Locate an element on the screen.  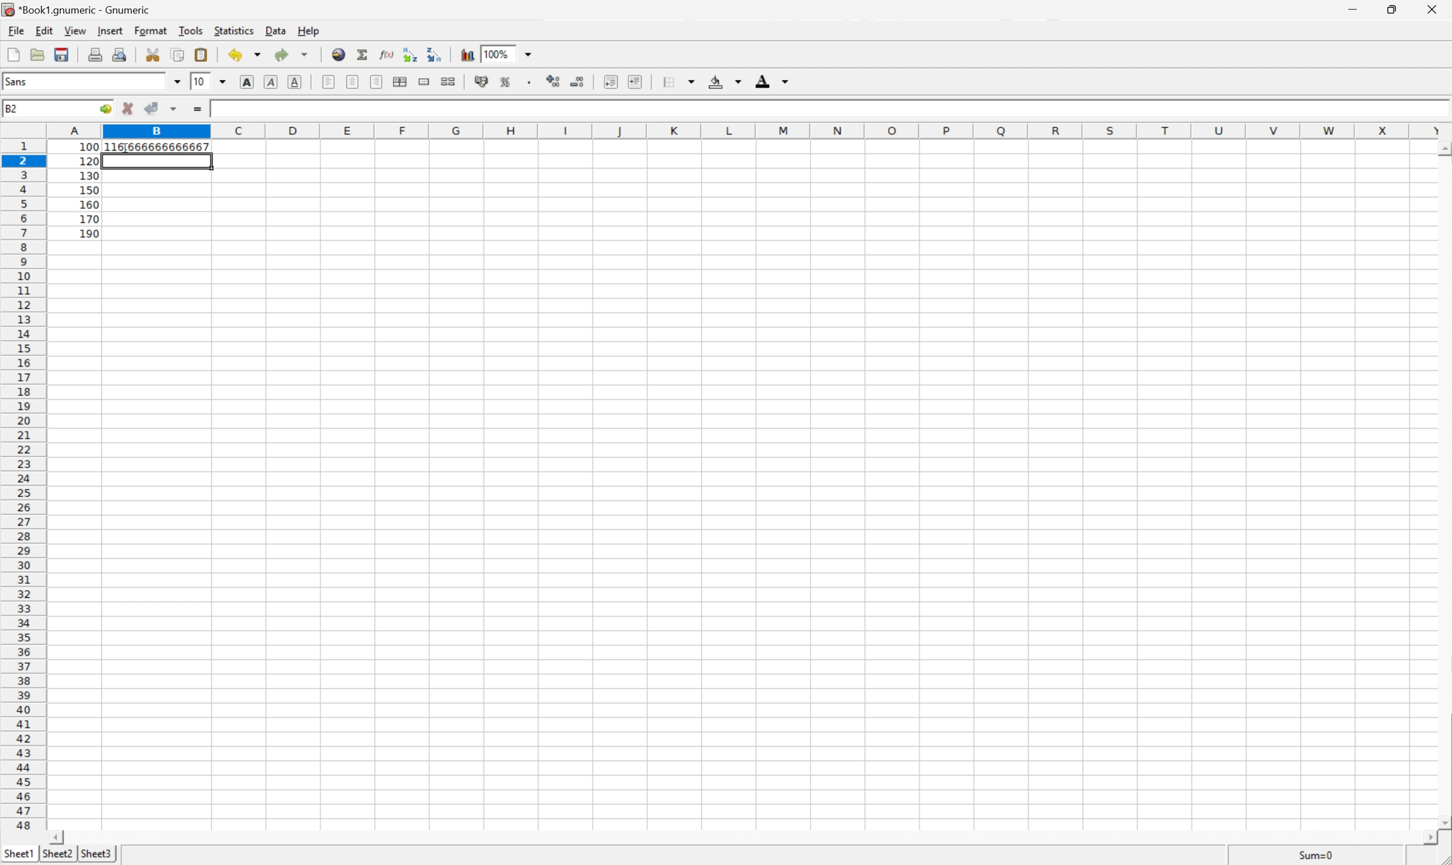
File is located at coordinates (16, 31).